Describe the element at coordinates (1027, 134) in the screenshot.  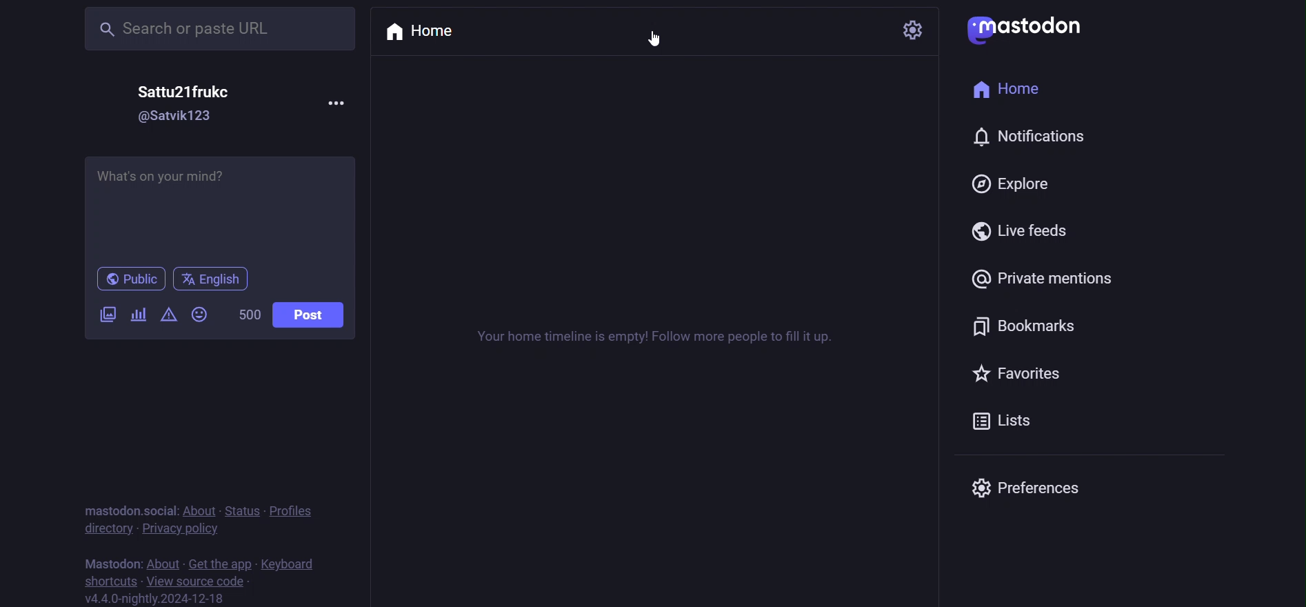
I see `notification` at that location.